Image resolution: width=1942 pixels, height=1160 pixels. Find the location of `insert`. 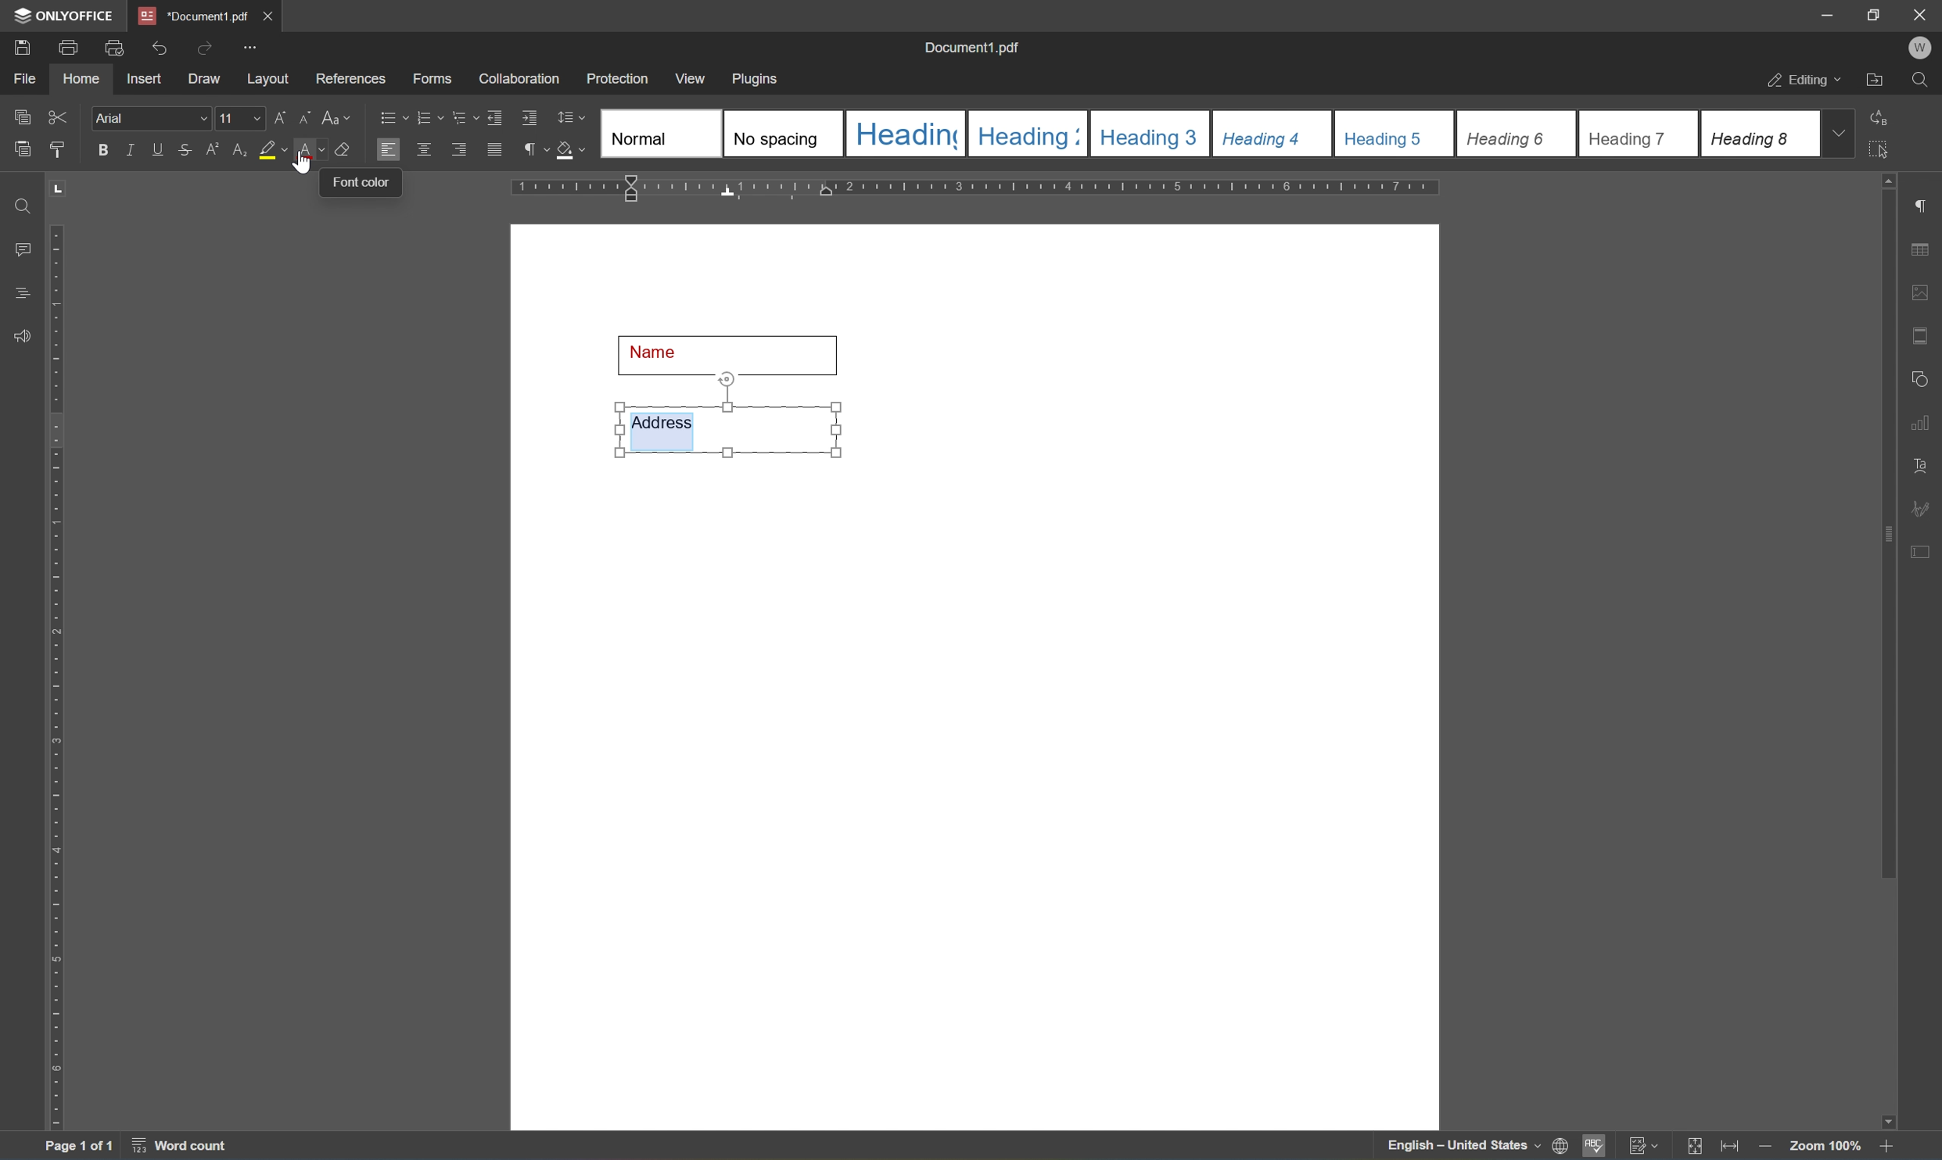

insert is located at coordinates (152, 81).